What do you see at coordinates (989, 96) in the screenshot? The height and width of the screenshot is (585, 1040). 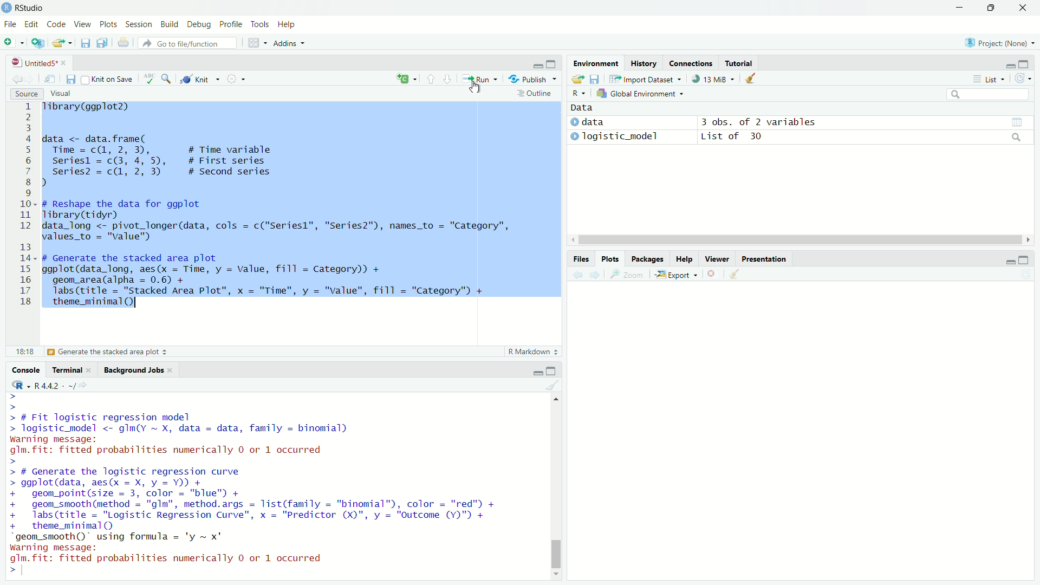 I see `search` at bounding box center [989, 96].